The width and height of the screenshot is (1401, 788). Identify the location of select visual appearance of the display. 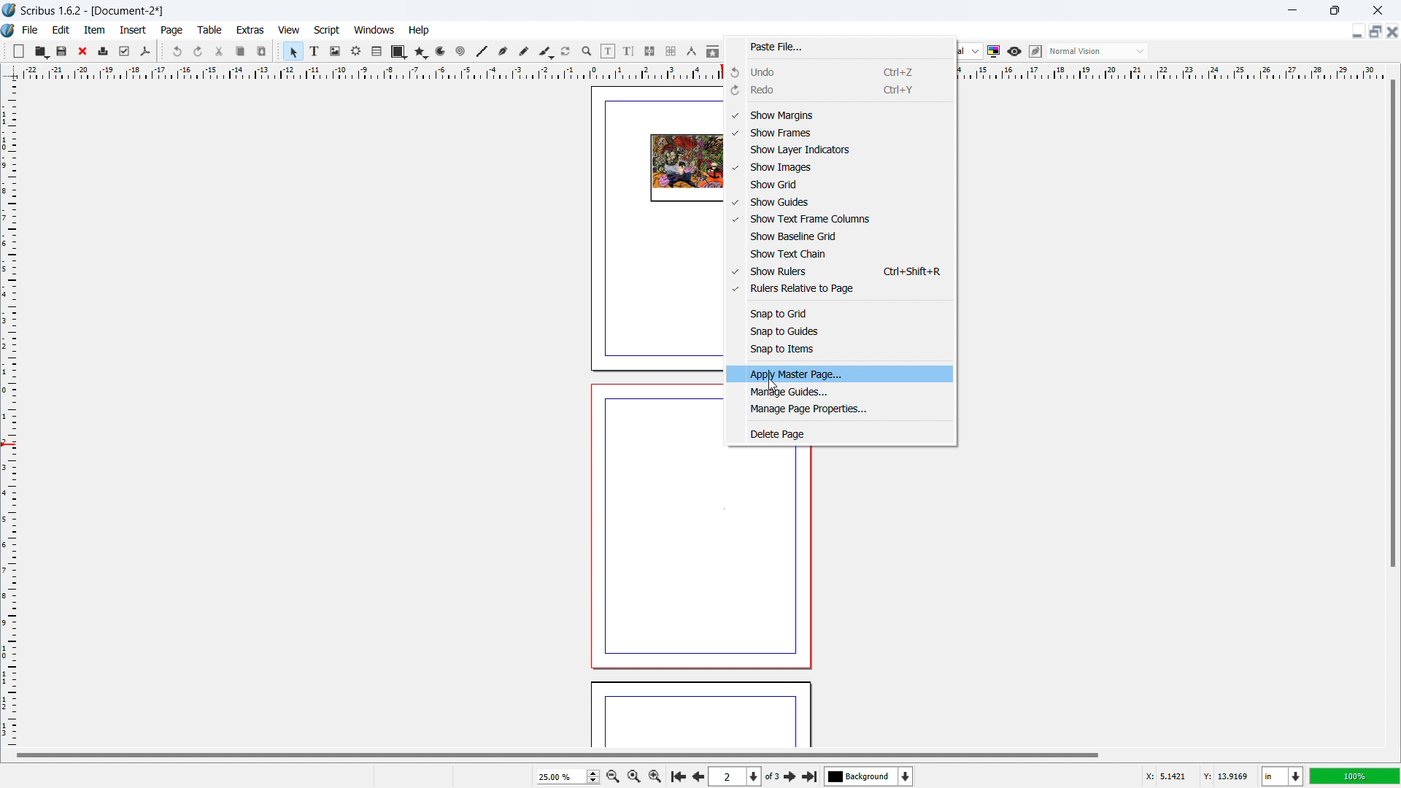
(1097, 51).